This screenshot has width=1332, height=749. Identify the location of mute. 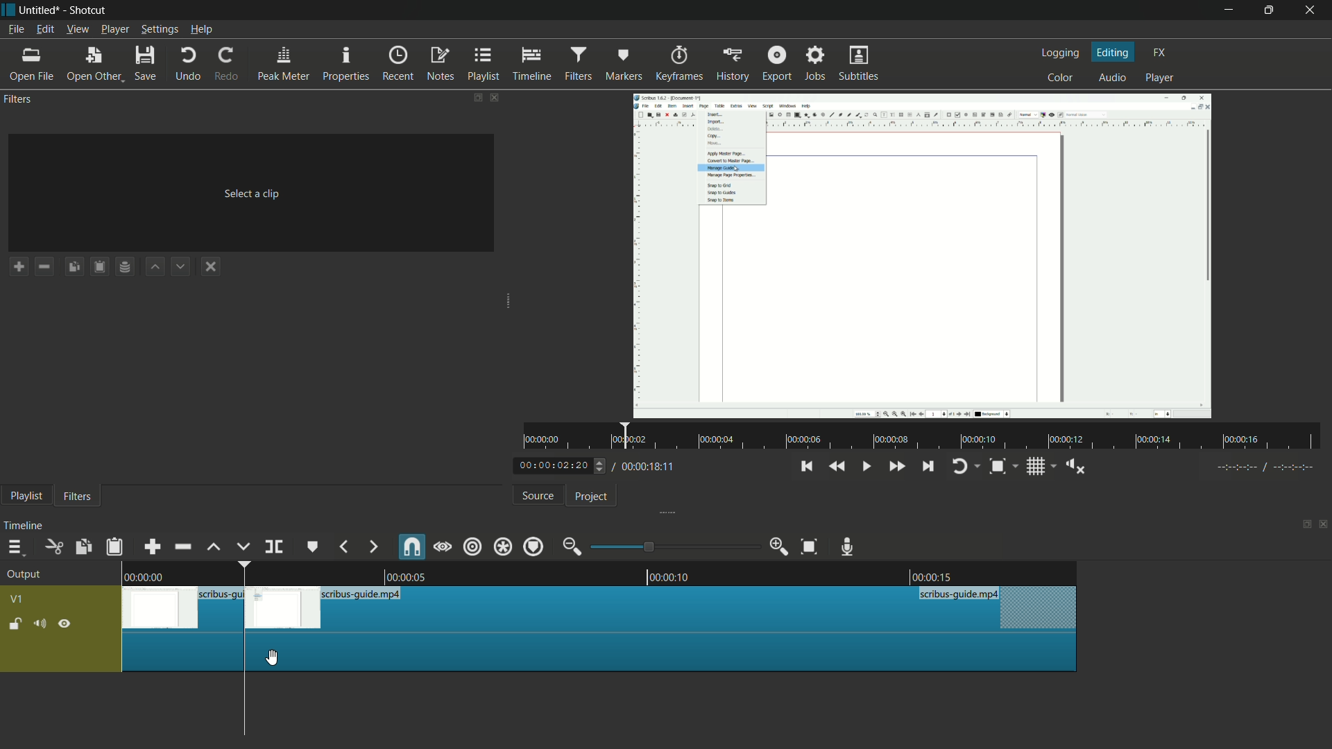
(40, 623).